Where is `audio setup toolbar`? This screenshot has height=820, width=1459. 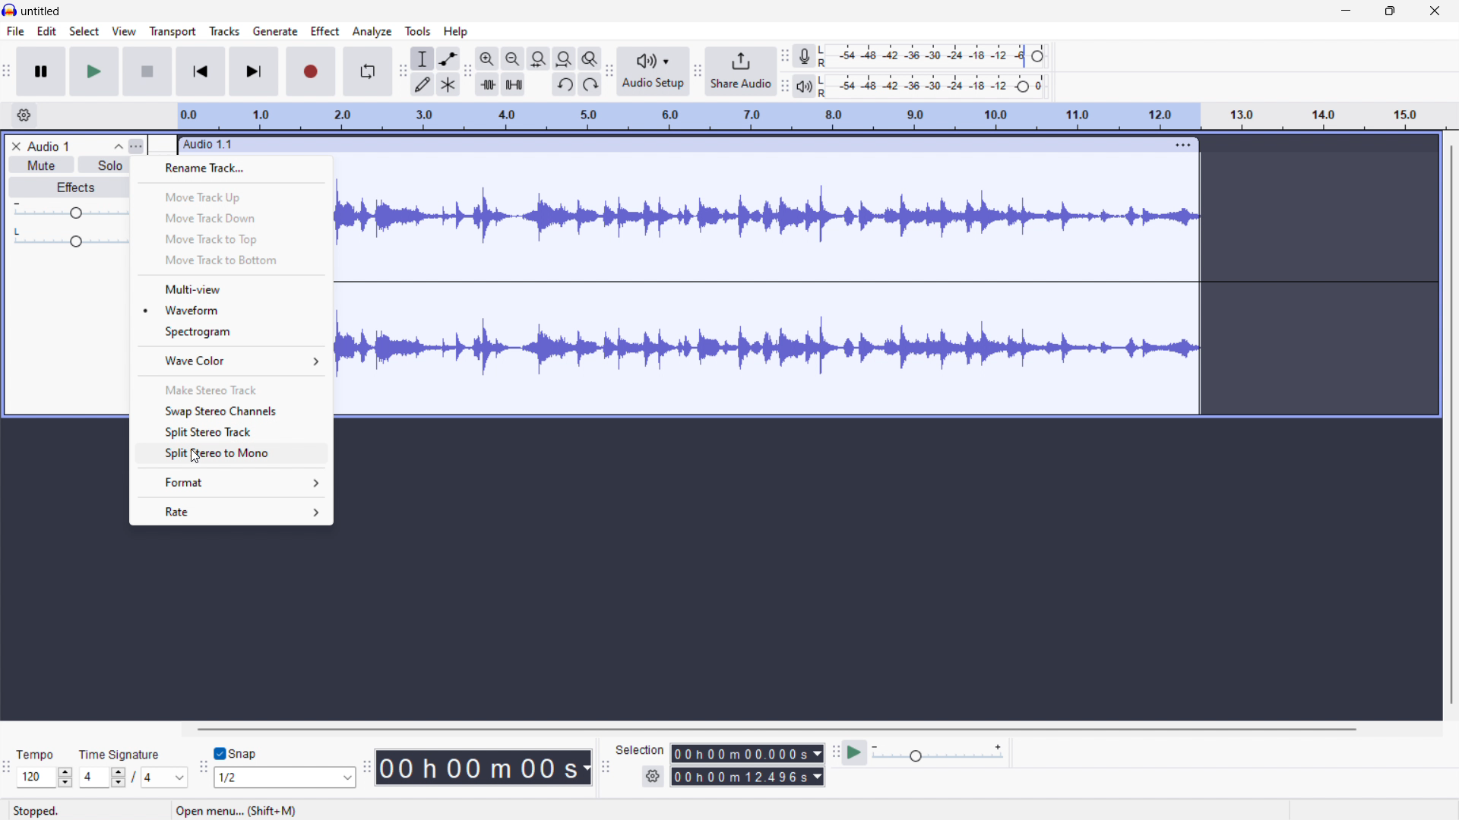
audio setup toolbar is located at coordinates (609, 71).